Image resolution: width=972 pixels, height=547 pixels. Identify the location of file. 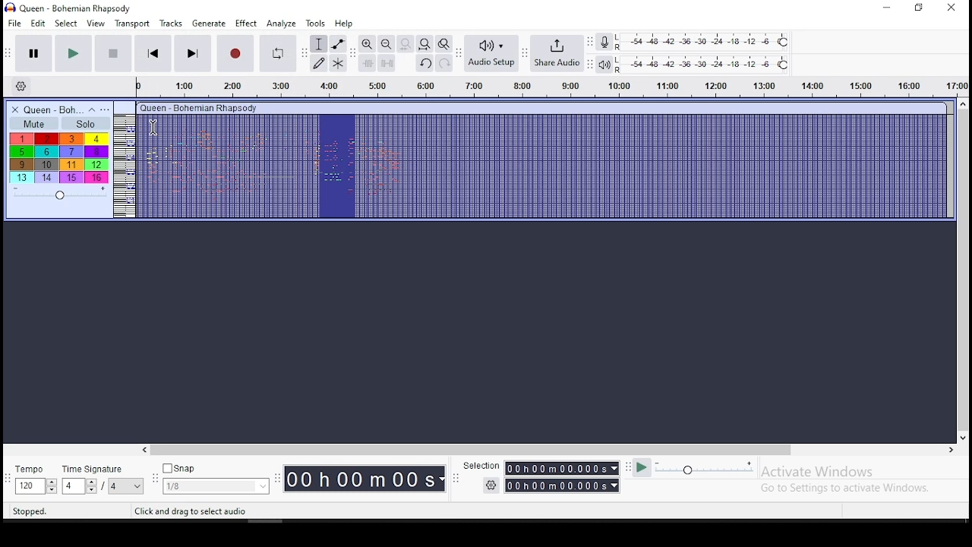
(12, 23).